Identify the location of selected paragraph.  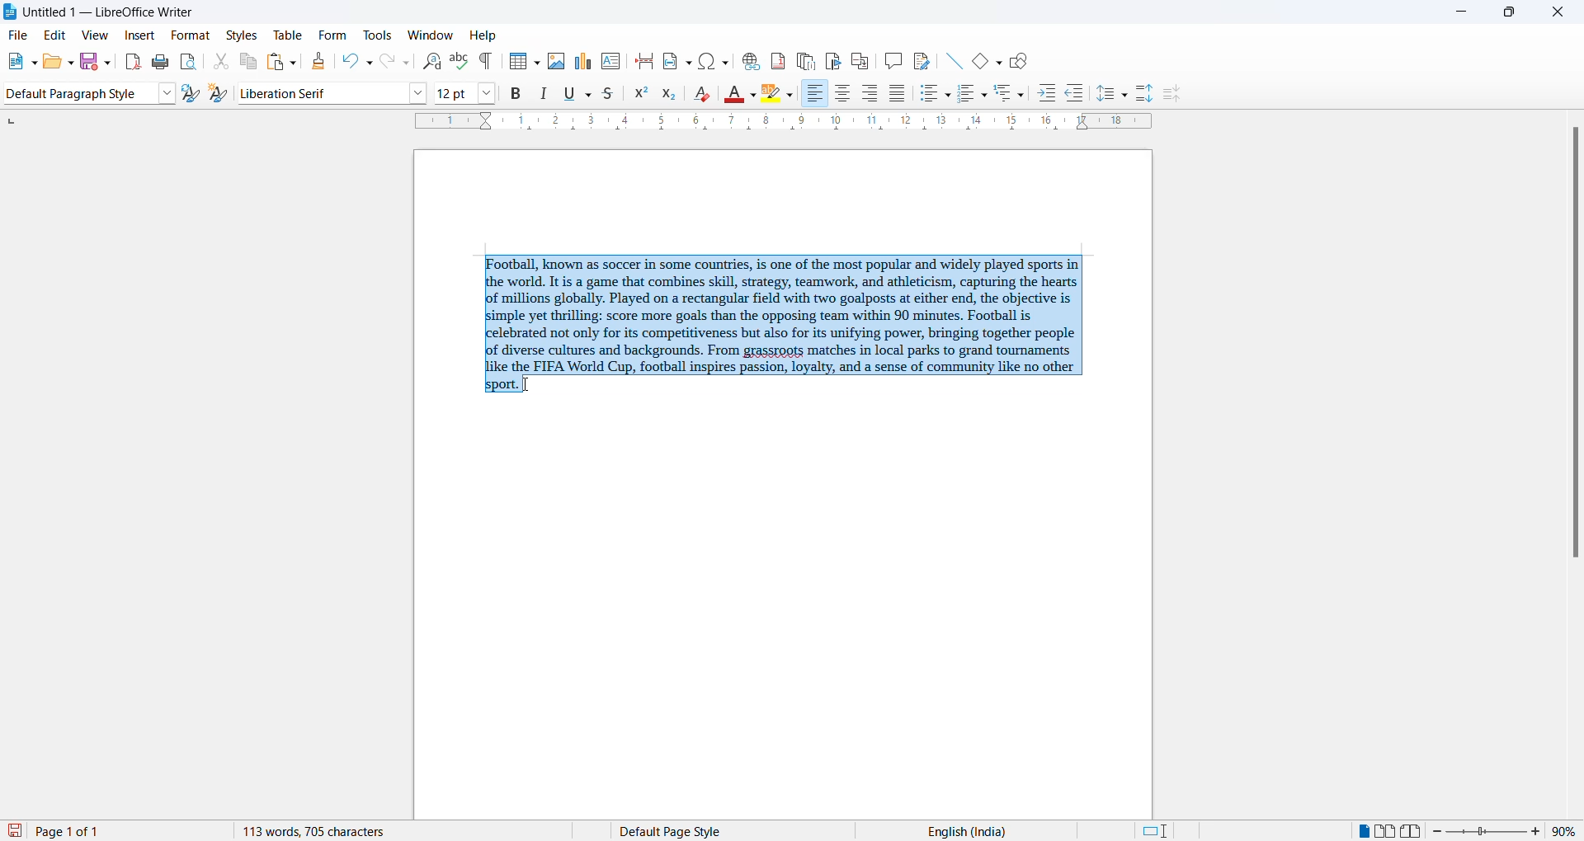
(785, 324).